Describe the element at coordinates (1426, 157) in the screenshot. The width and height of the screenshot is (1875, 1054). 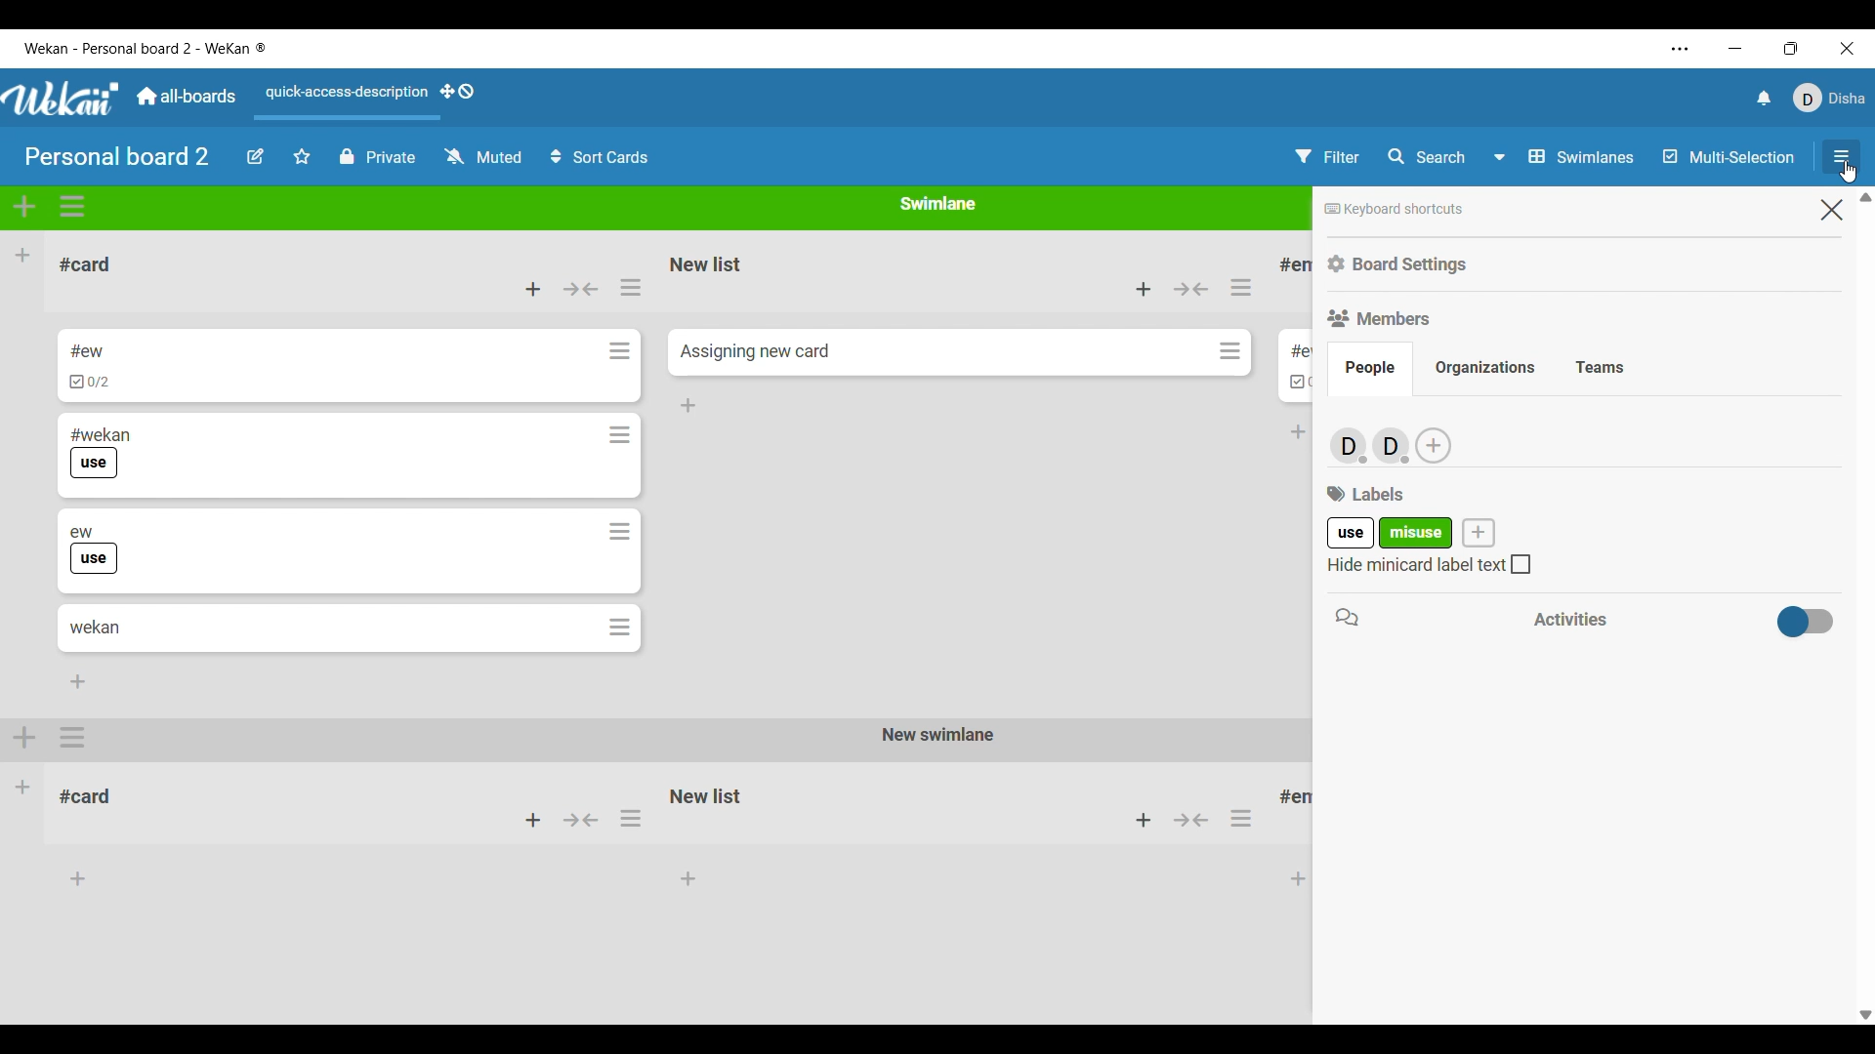
I see `Search` at that location.